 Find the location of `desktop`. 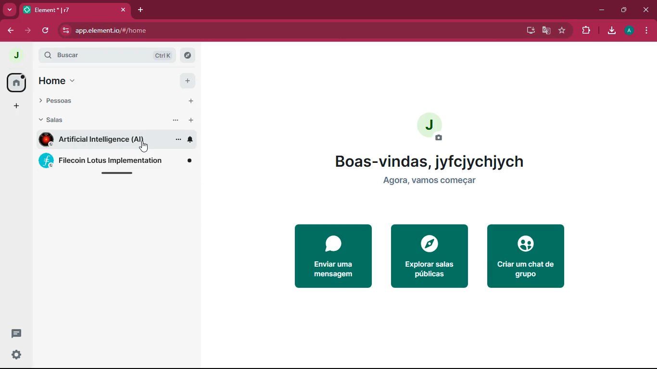

desktop is located at coordinates (529, 31).